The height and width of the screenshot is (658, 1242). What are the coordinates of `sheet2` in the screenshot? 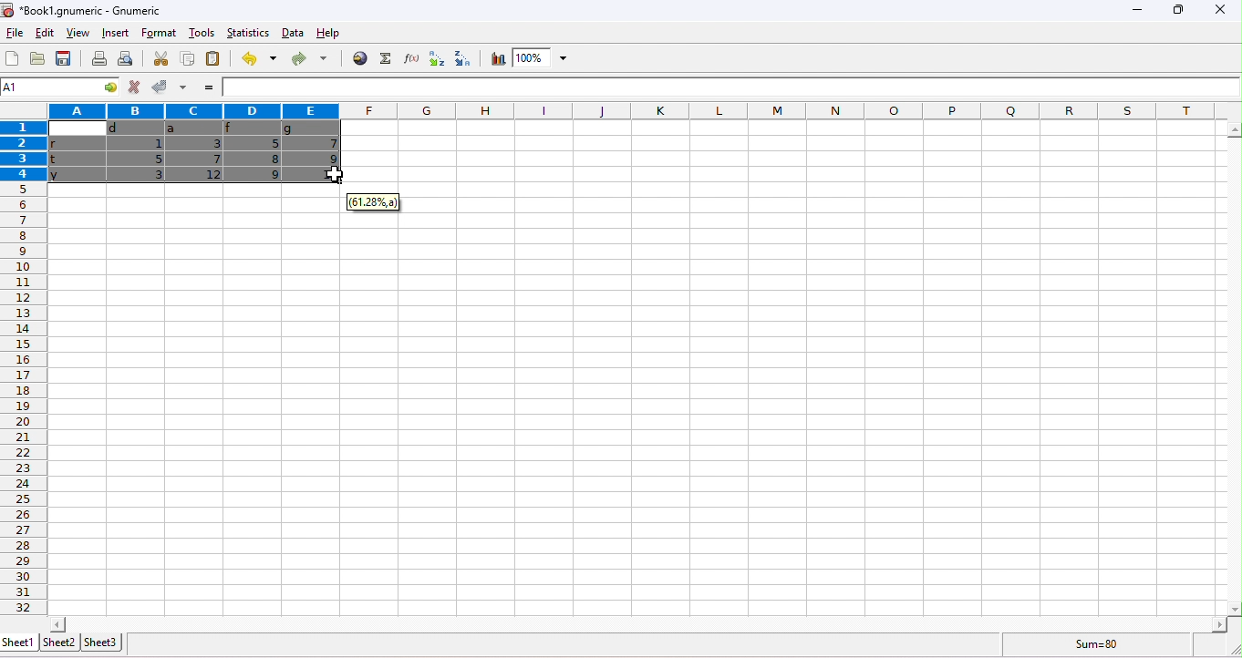 It's located at (59, 643).